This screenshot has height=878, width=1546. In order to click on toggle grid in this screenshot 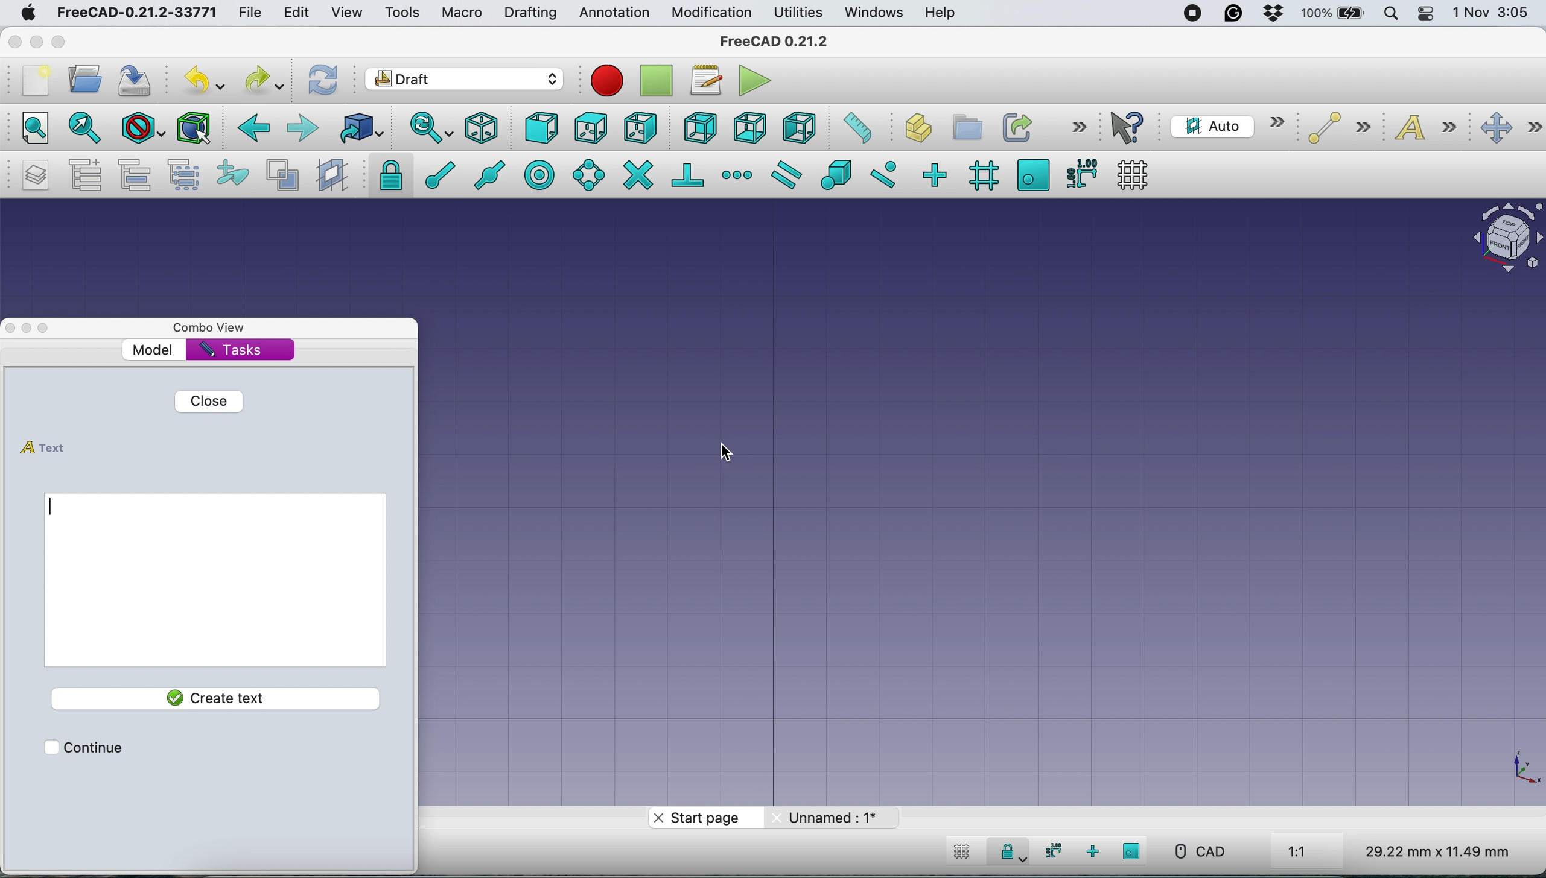, I will do `click(964, 850)`.